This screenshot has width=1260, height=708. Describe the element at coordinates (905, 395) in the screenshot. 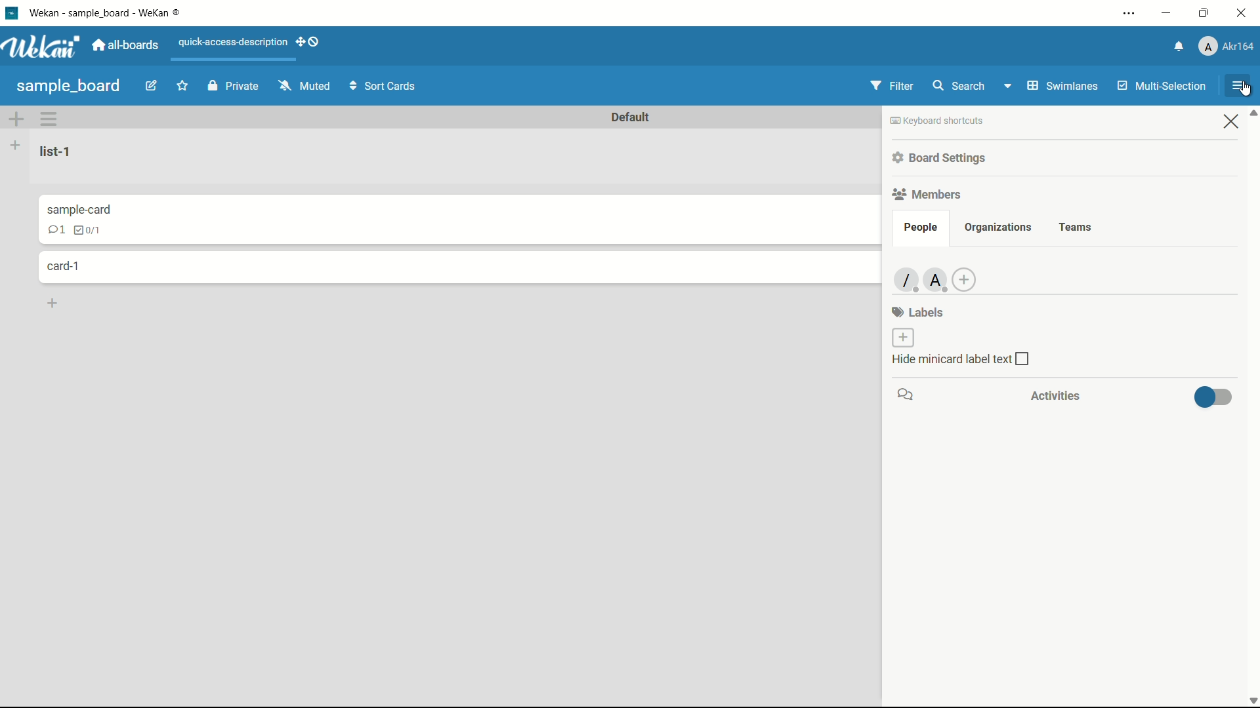

I see `icon` at that location.